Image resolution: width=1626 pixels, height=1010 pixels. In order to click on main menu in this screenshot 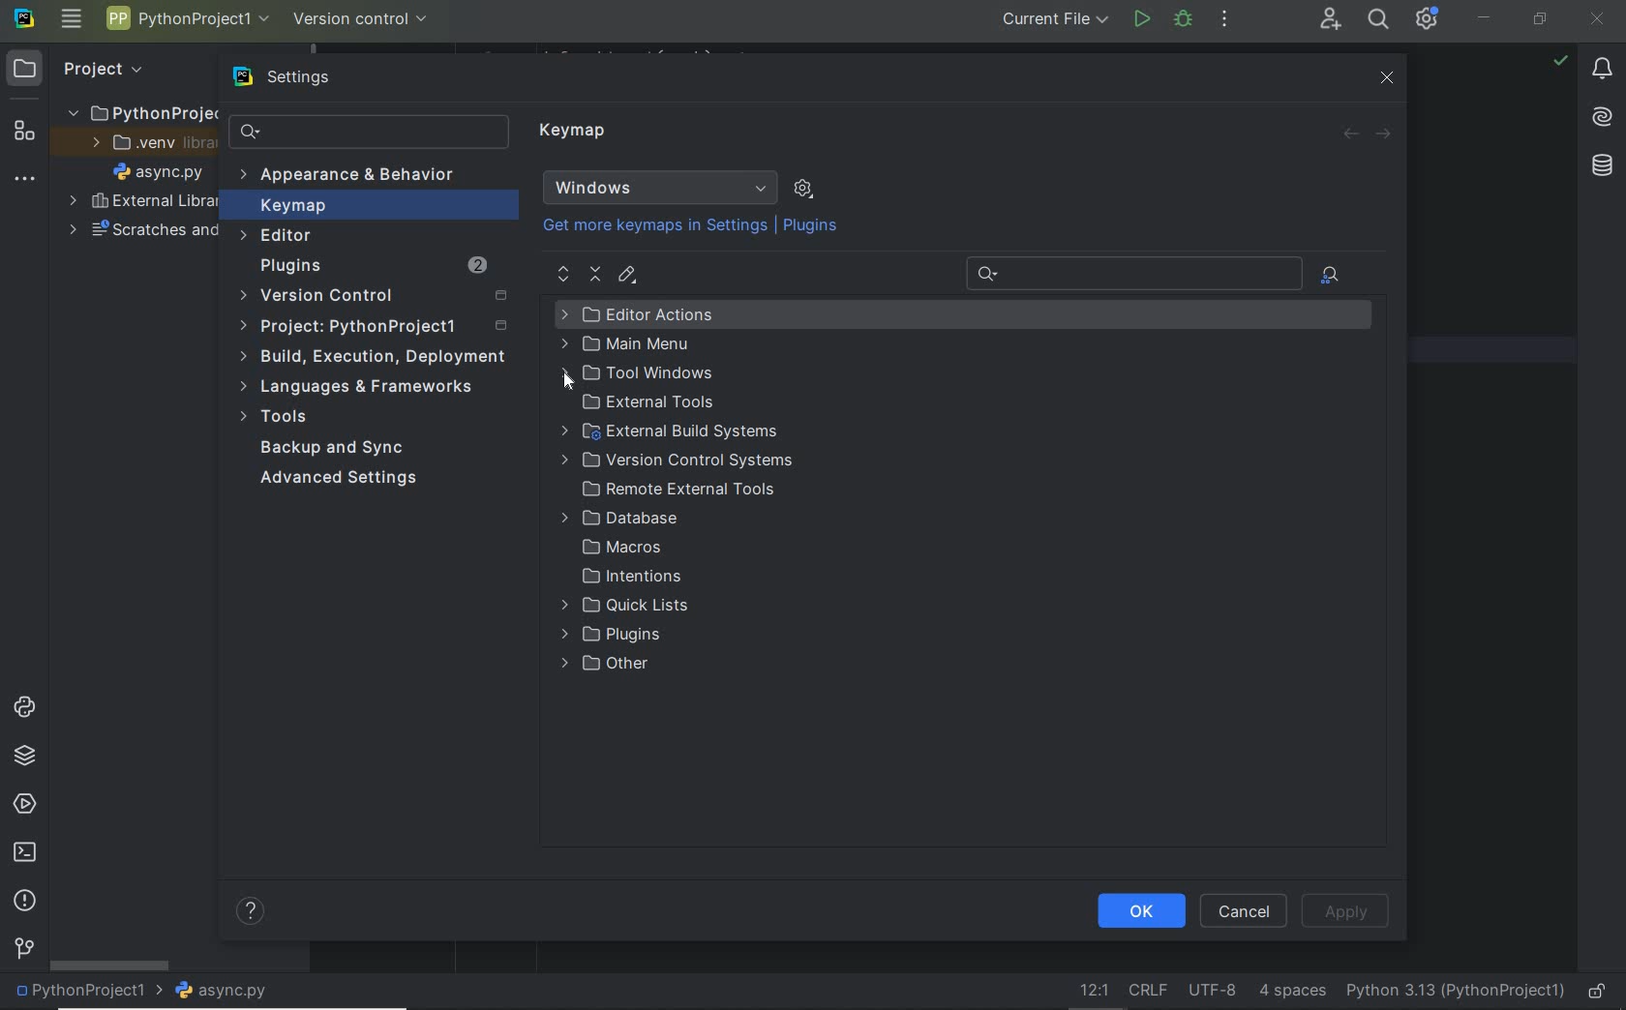, I will do `click(71, 20)`.